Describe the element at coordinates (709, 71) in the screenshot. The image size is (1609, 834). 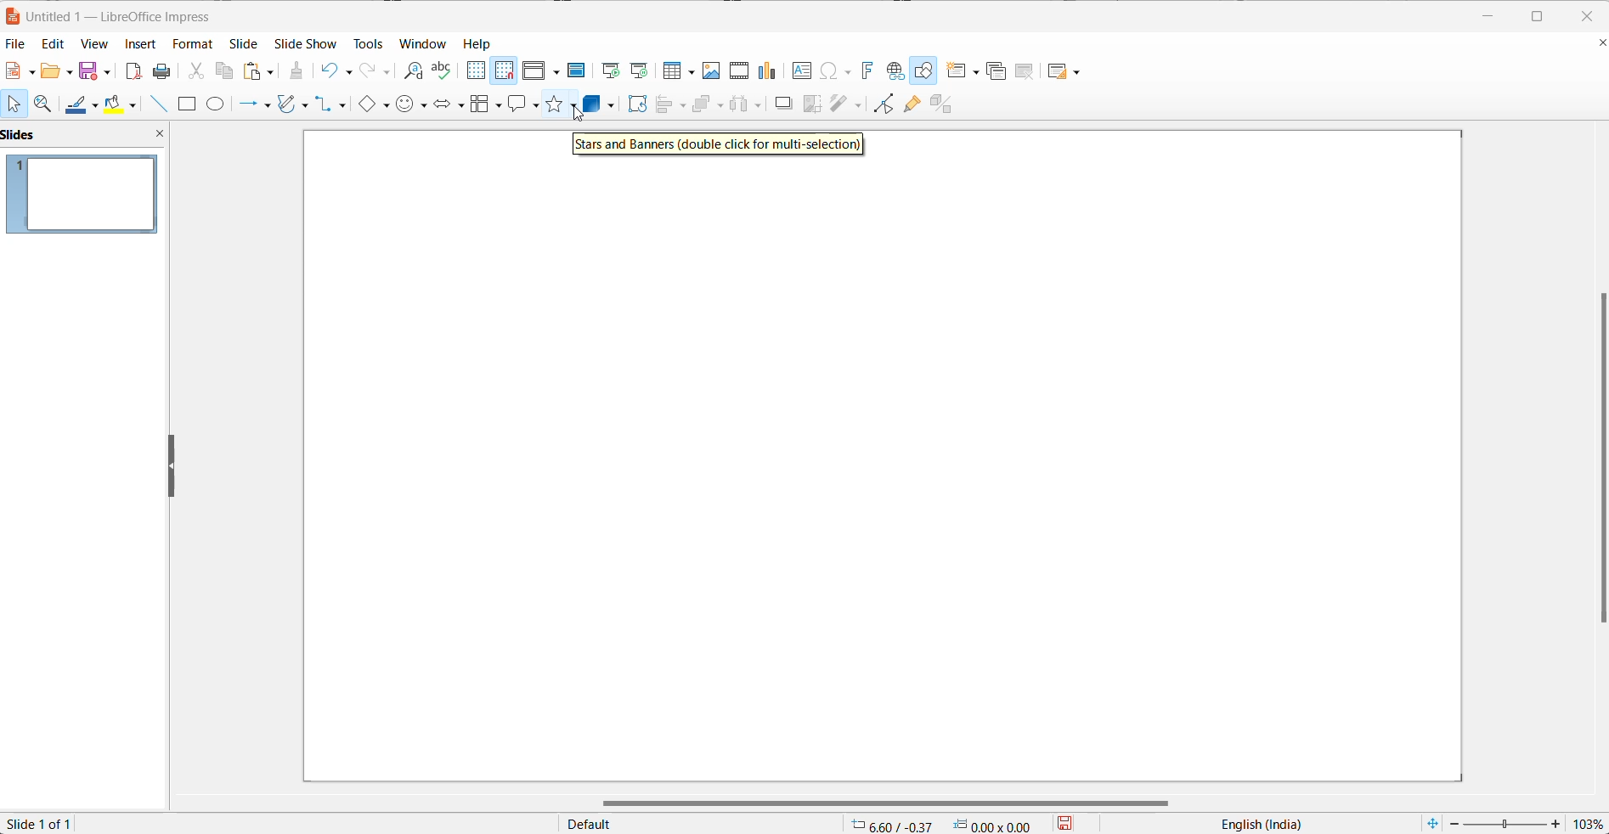
I see `insert image` at that location.